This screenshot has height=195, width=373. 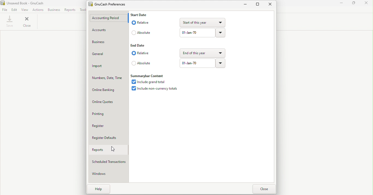 I want to click on Help, so click(x=102, y=189).